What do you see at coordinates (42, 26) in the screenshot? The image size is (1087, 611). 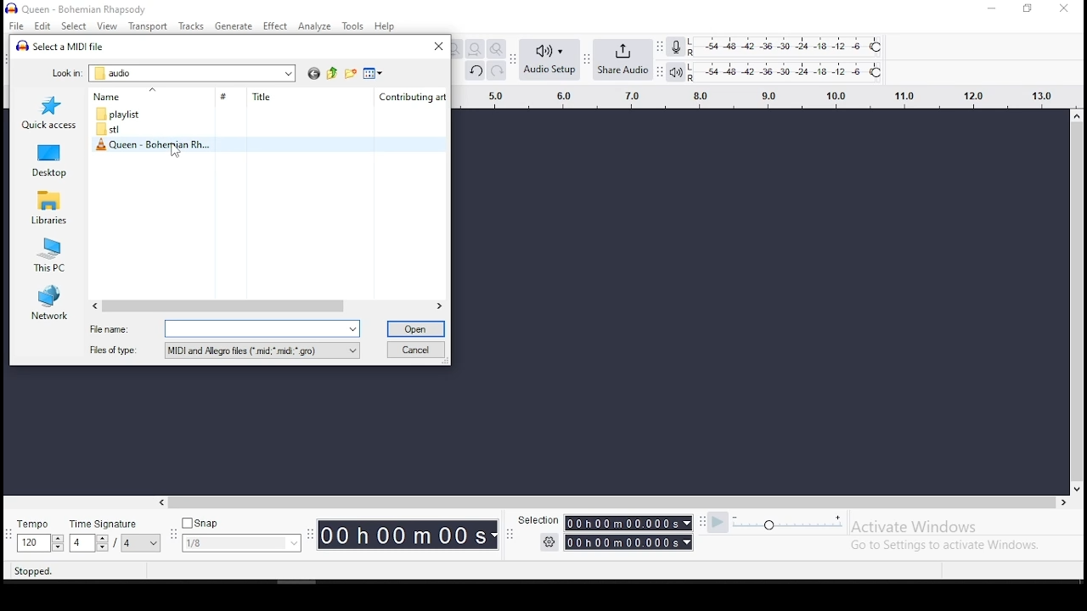 I see `edit` at bounding box center [42, 26].